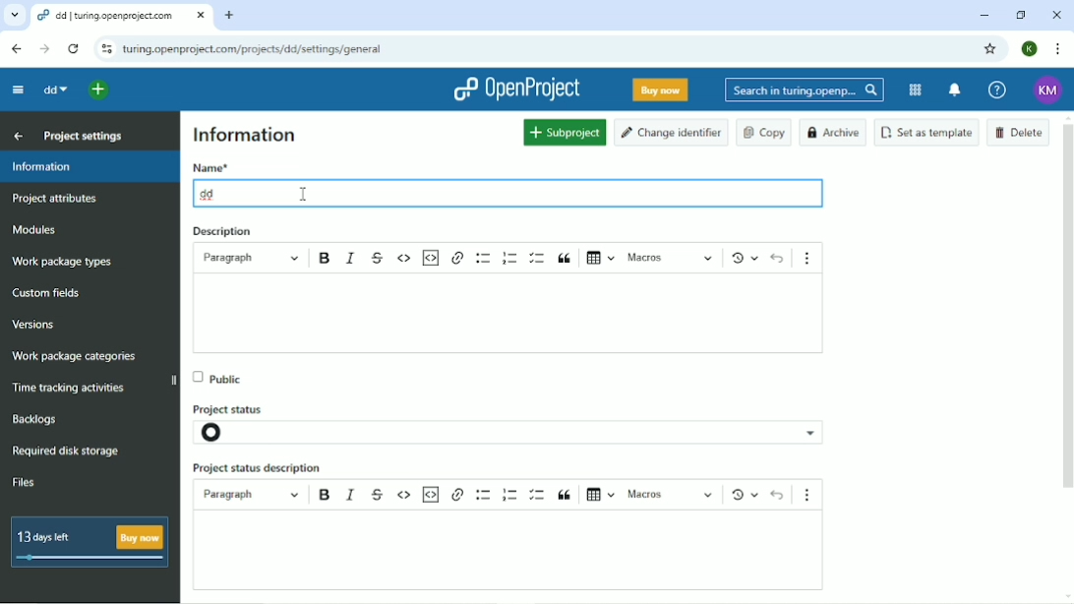 The width and height of the screenshot is (1074, 604). I want to click on Search tabs, so click(13, 15).